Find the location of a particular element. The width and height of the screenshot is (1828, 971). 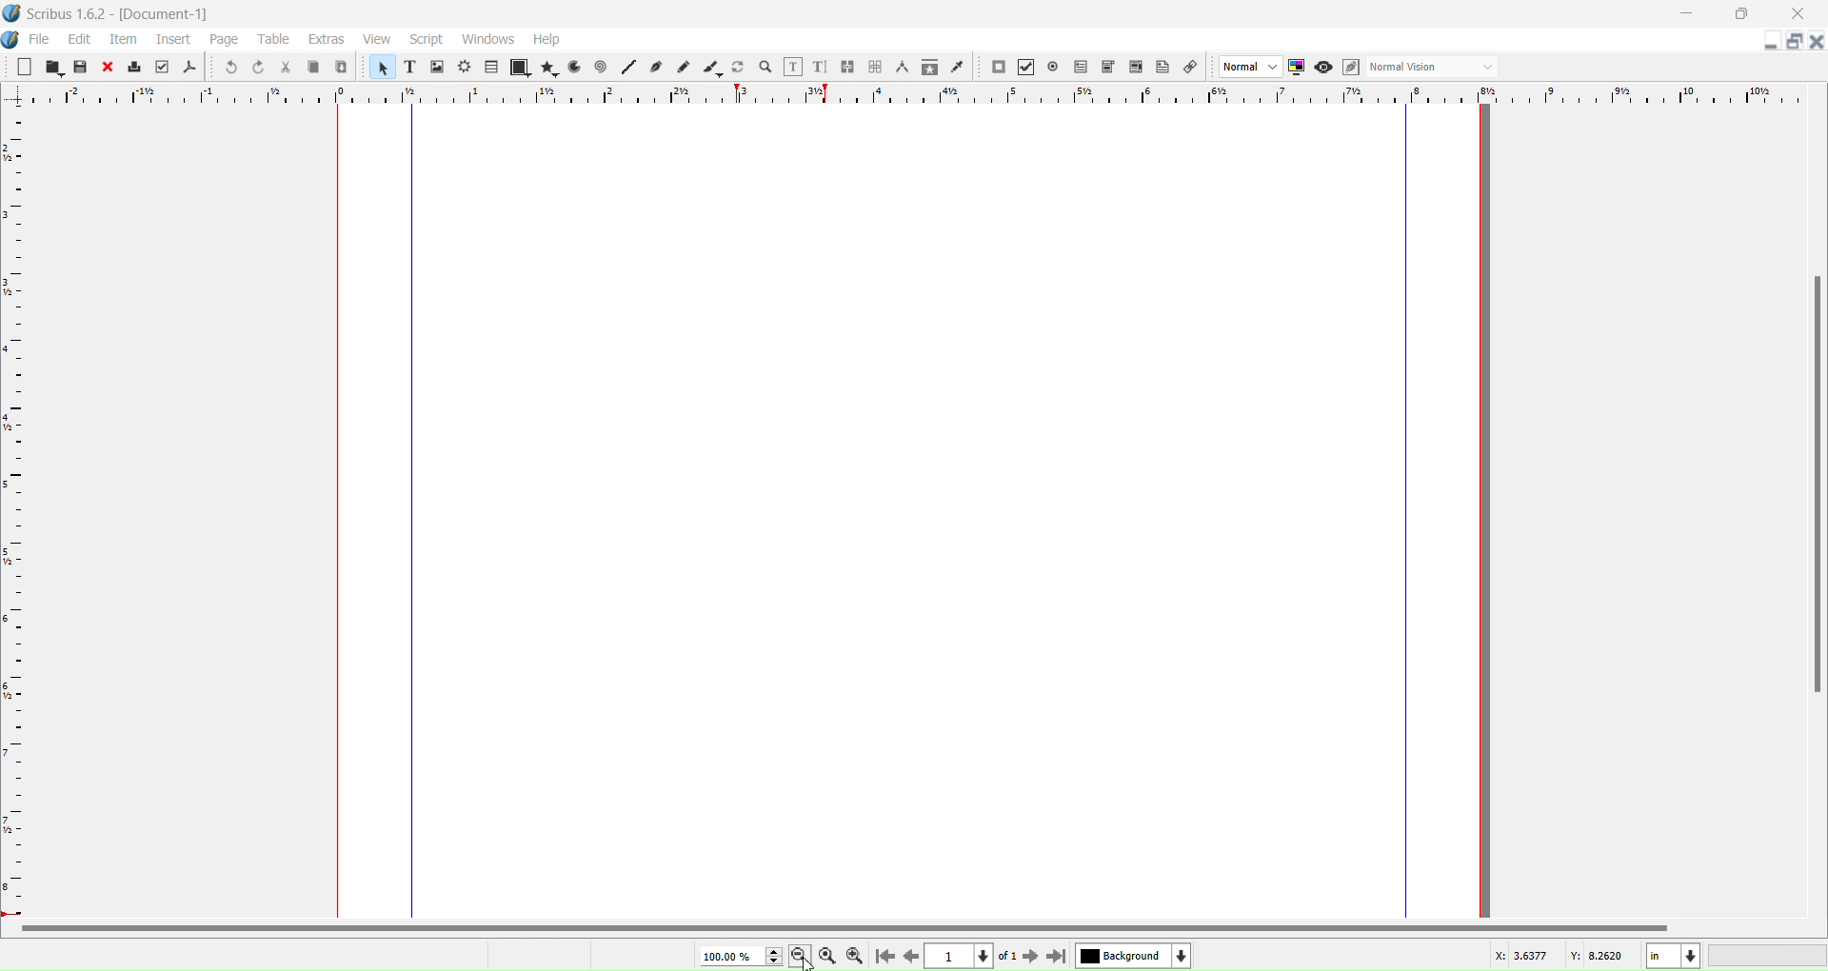

Open is located at coordinates (52, 69).